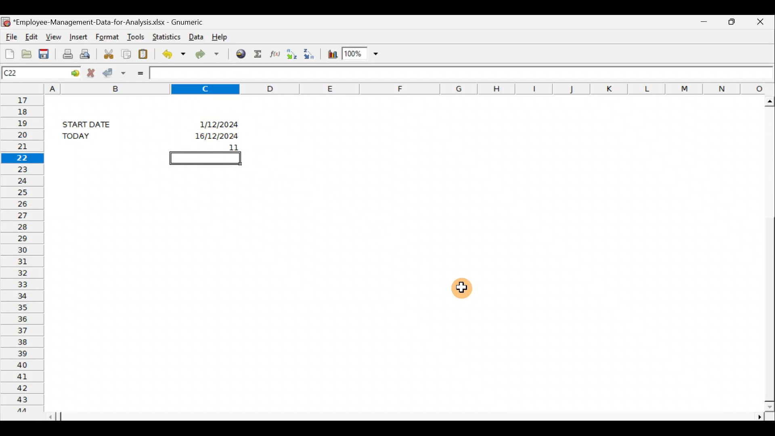  I want to click on Sum into the current cell, so click(258, 54).